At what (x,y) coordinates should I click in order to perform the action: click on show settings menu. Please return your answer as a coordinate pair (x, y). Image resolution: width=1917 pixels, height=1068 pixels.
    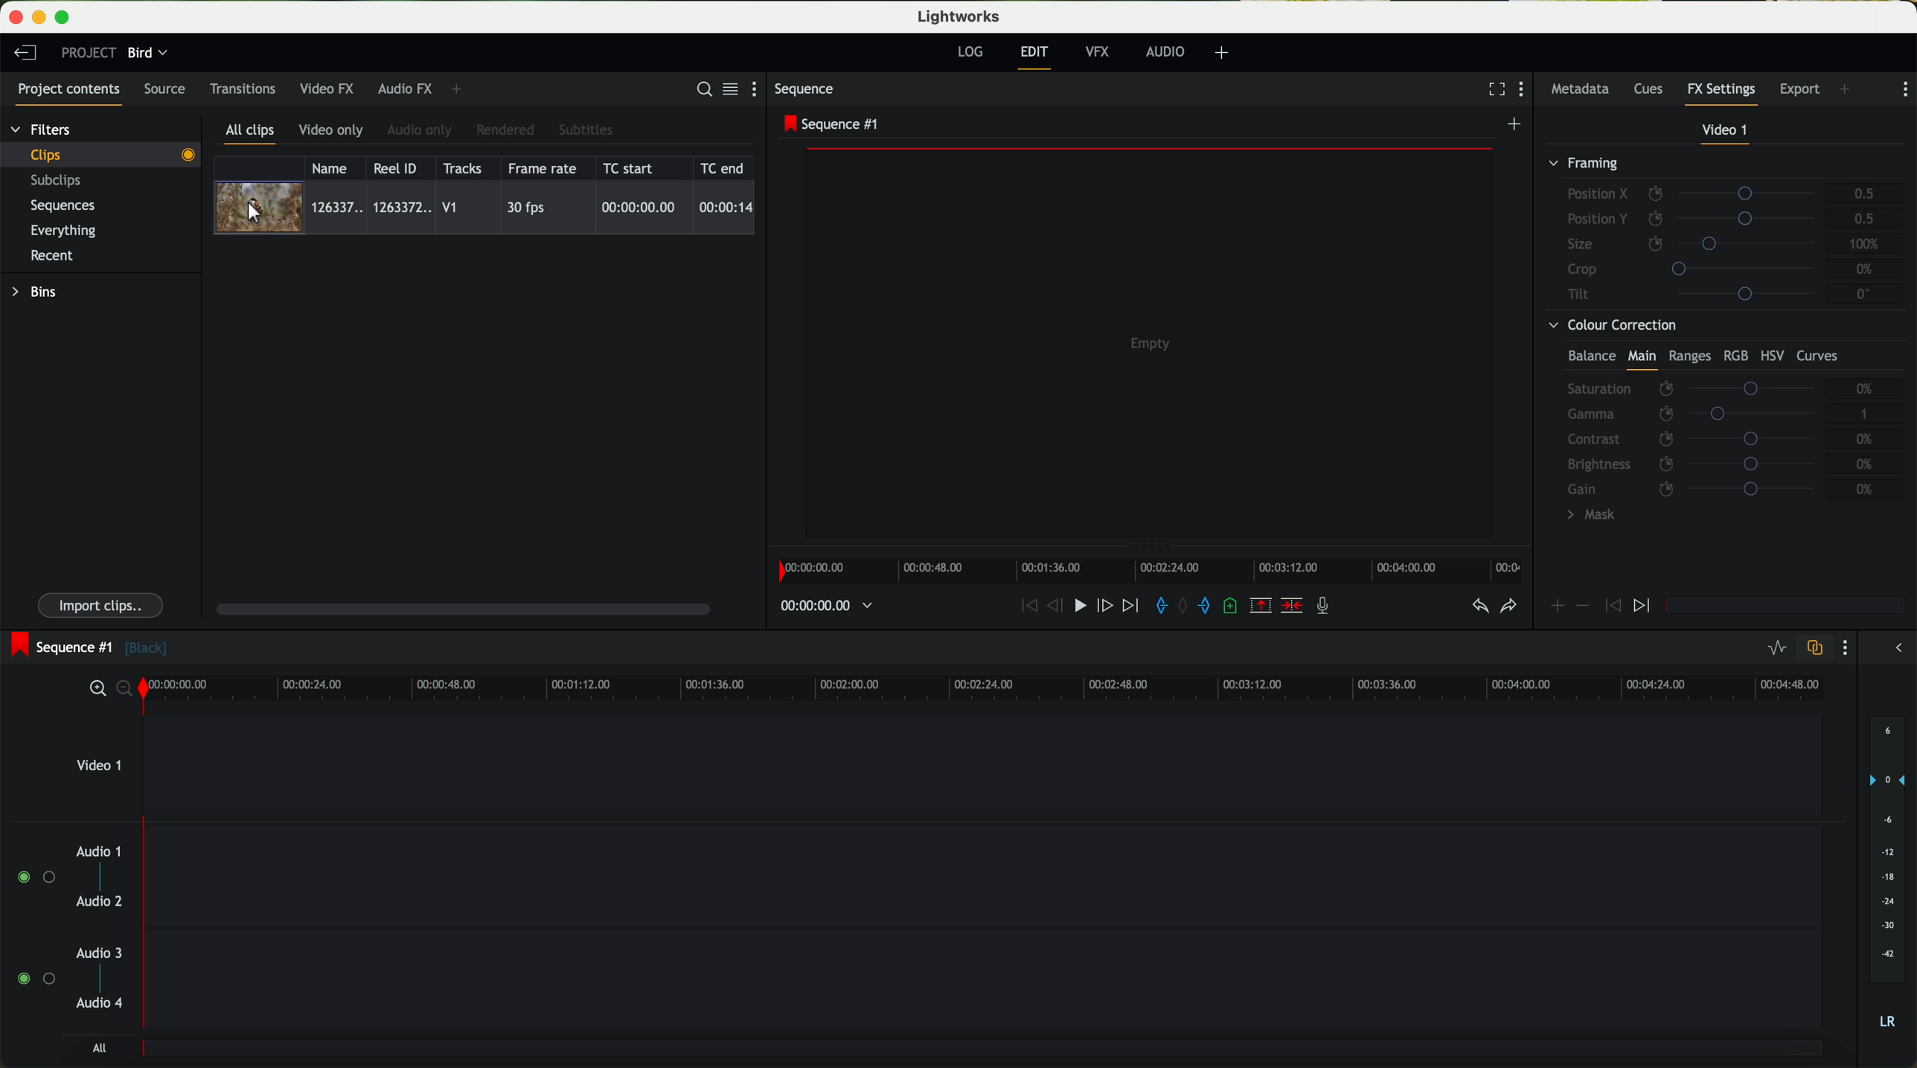
    Looking at the image, I should click on (1904, 89).